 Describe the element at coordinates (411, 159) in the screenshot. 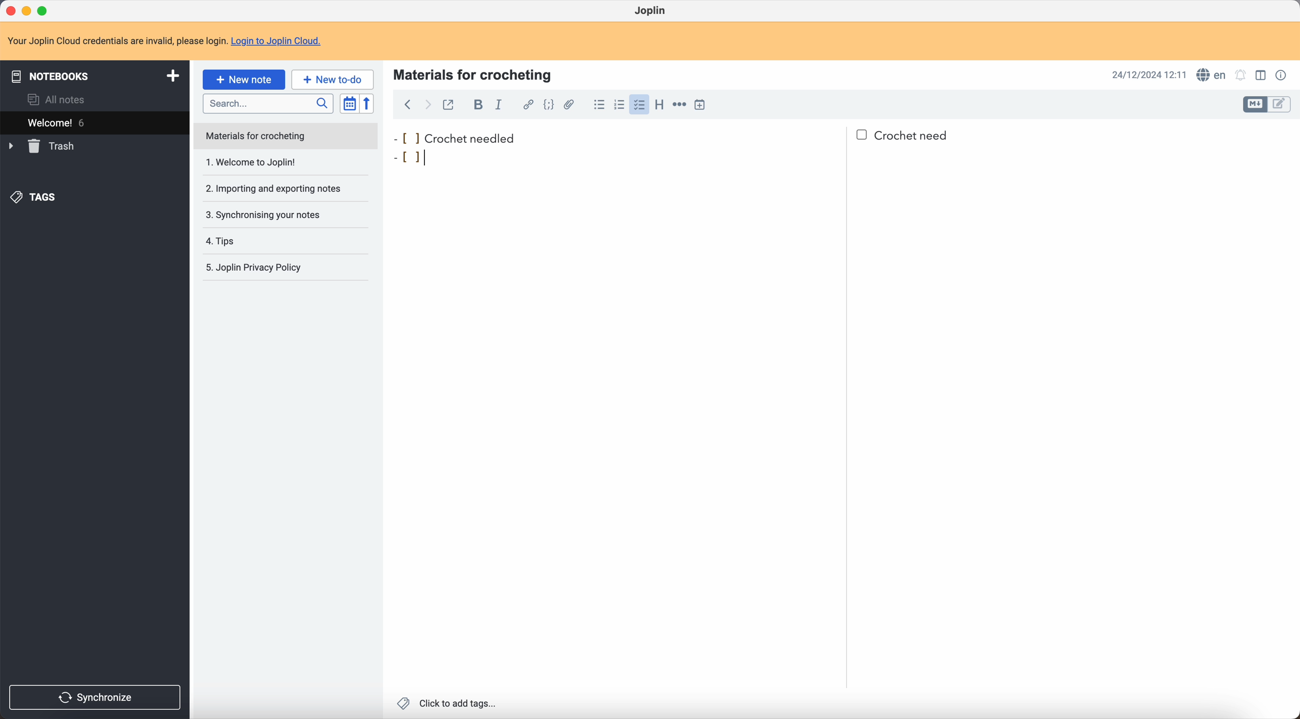

I see `bullet point` at that location.